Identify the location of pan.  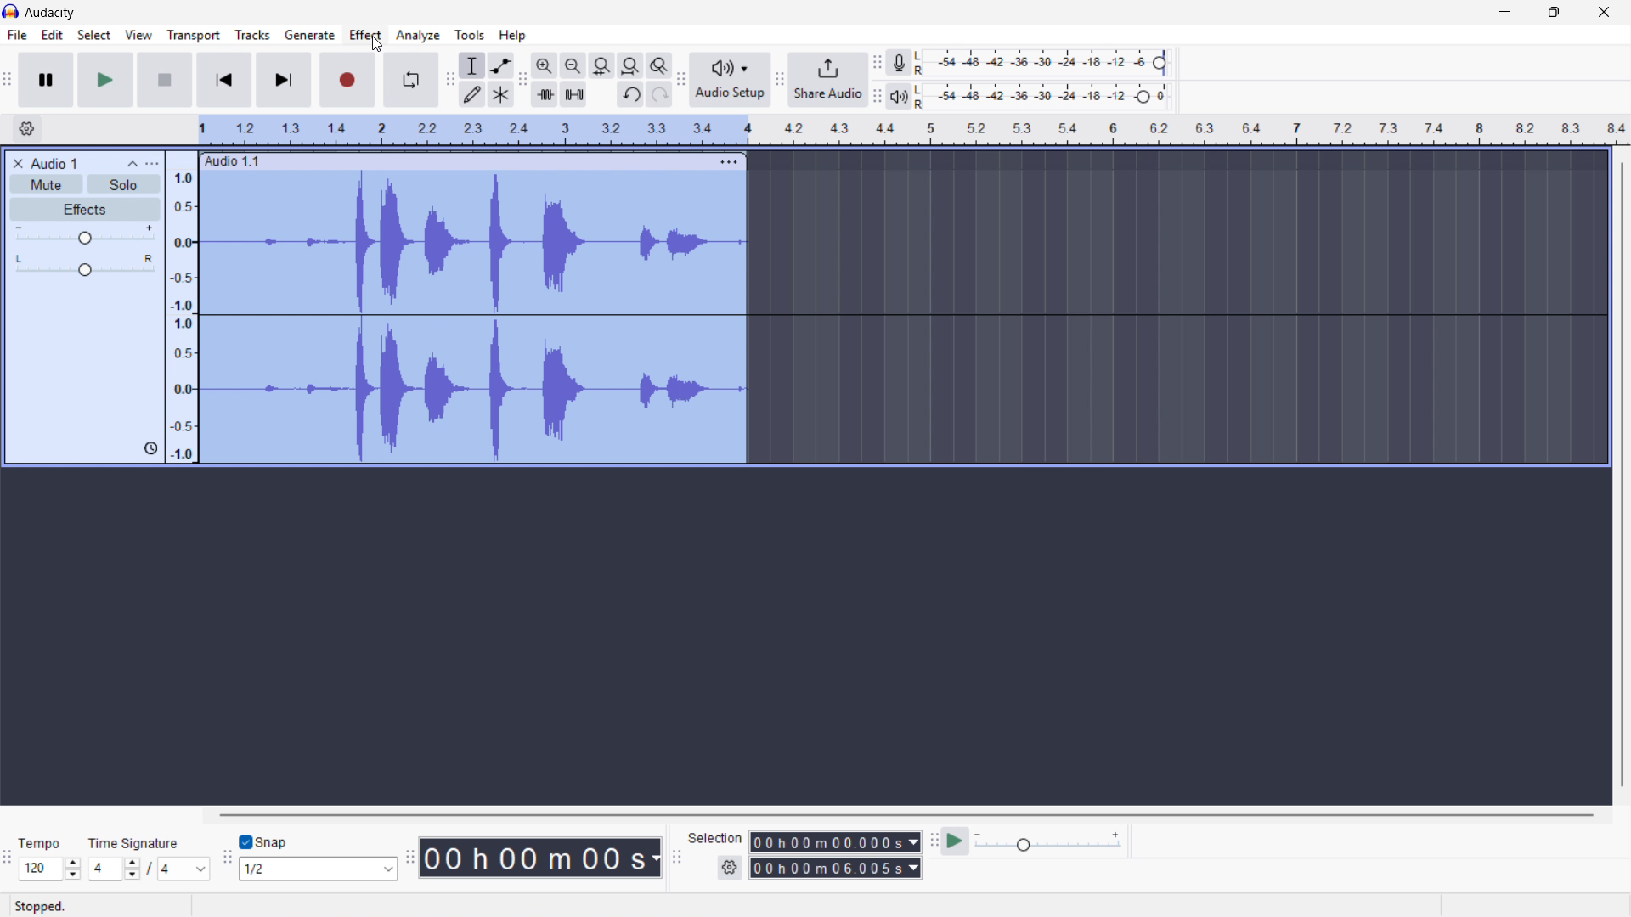
(84, 266).